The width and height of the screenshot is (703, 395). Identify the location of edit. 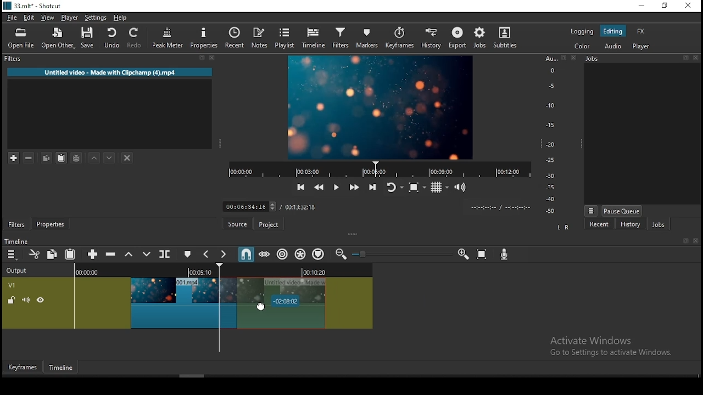
(30, 19).